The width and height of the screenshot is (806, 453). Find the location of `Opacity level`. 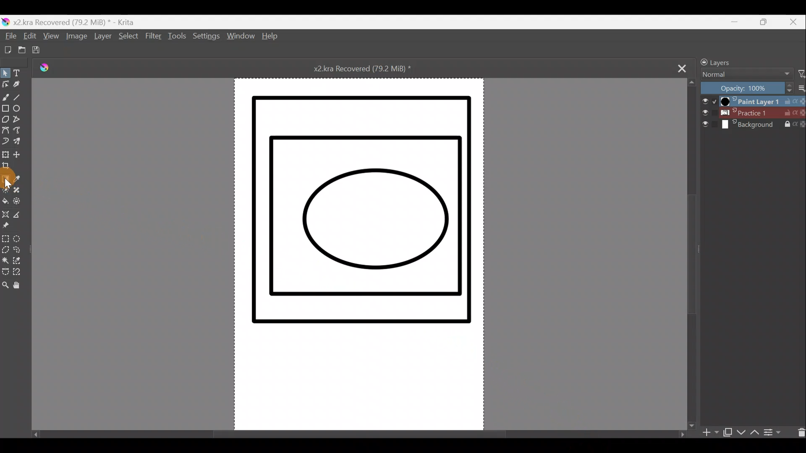

Opacity level is located at coordinates (752, 88).